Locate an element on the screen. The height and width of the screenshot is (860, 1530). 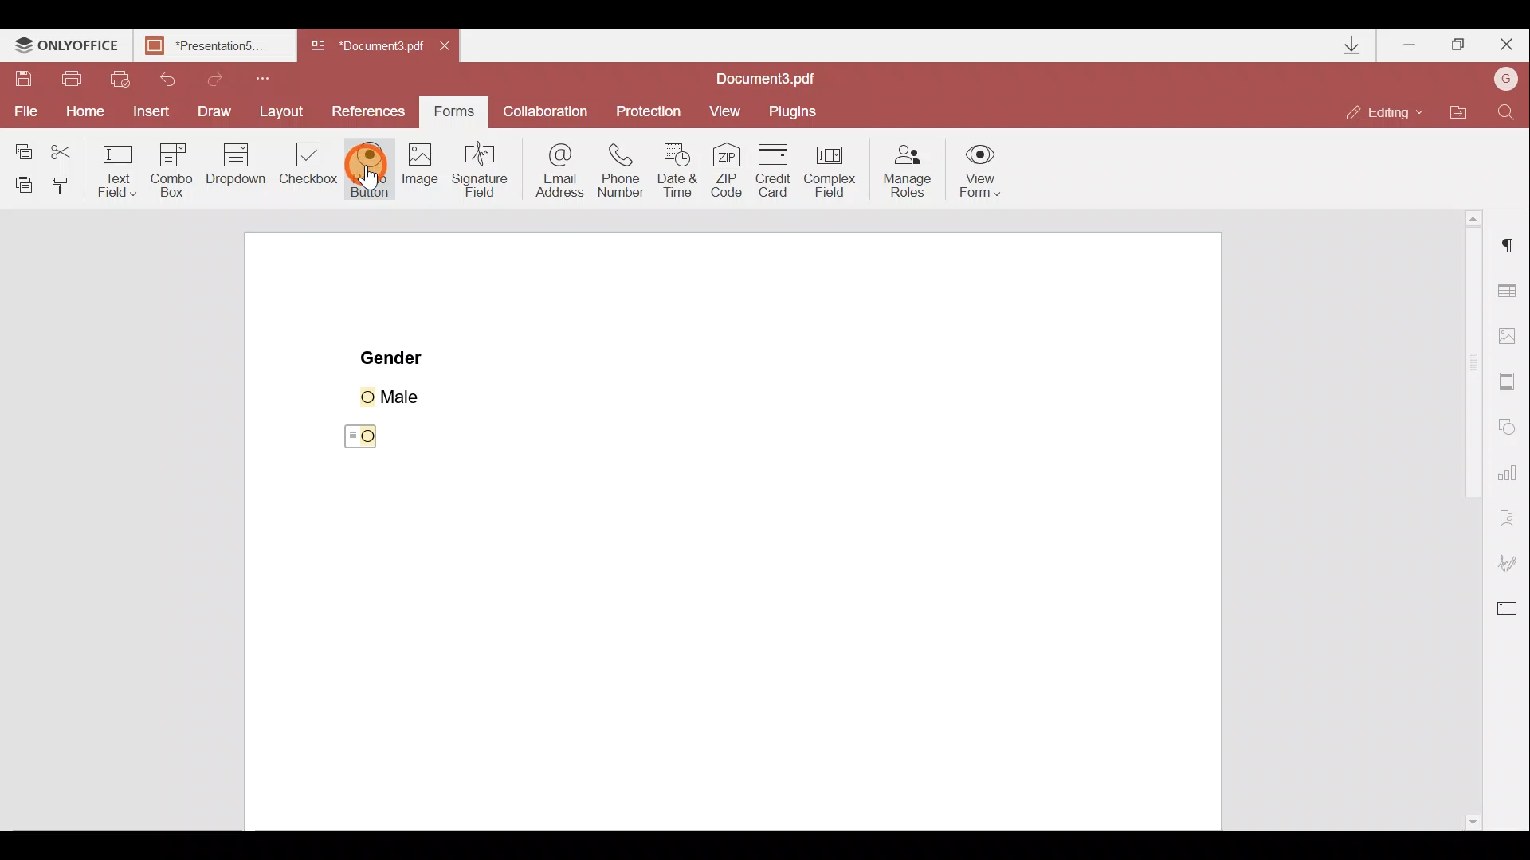
Copy is located at coordinates (20, 147).